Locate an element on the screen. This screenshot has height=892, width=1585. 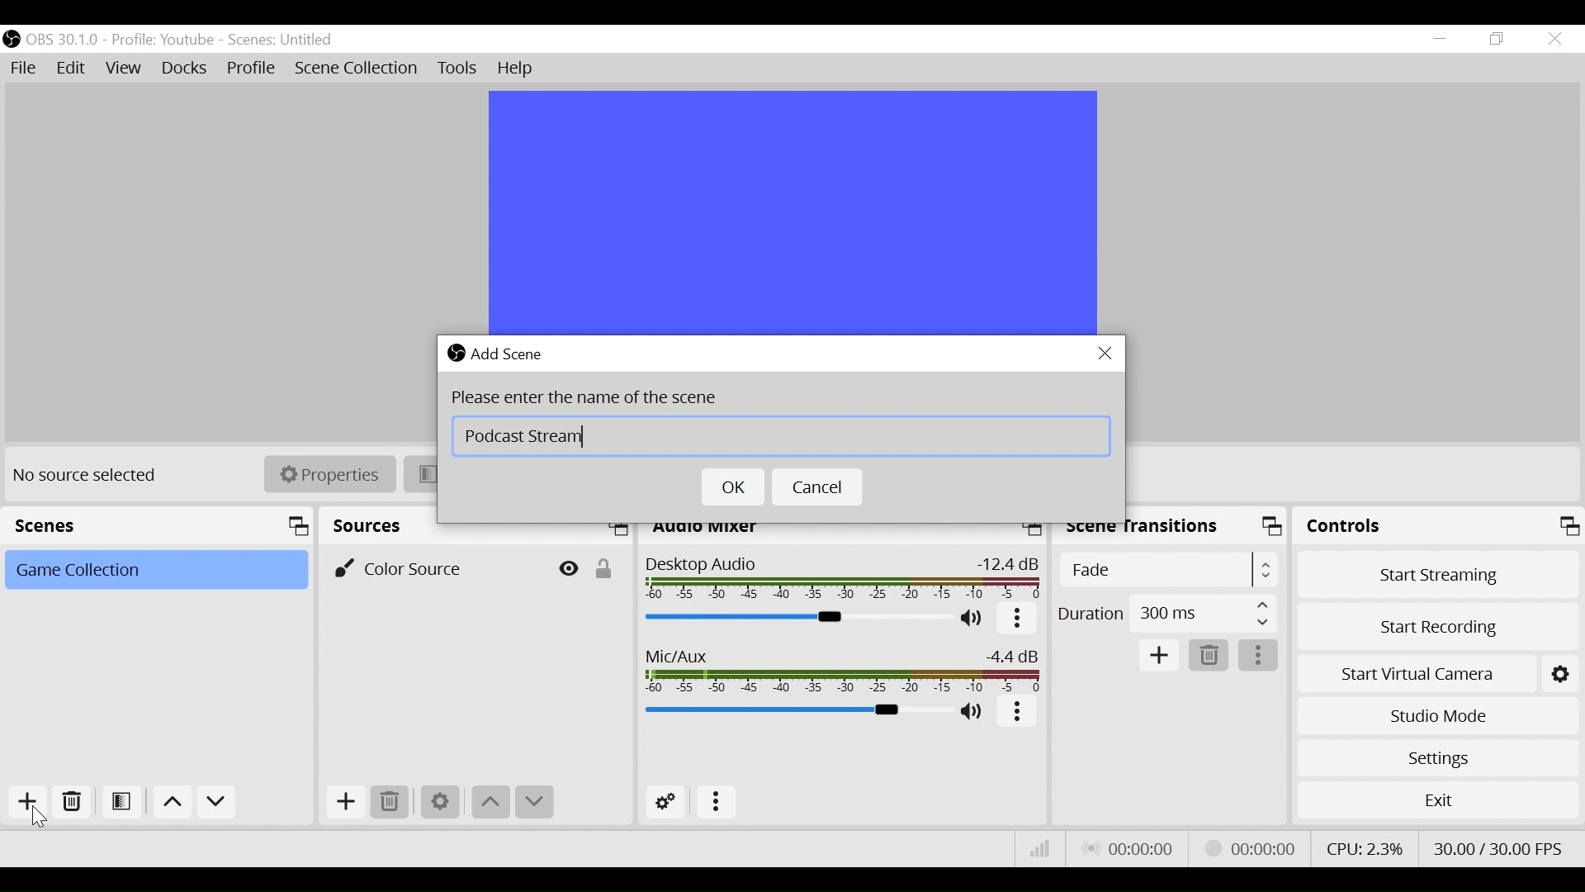
Tools is located at coordinates (457, 69).